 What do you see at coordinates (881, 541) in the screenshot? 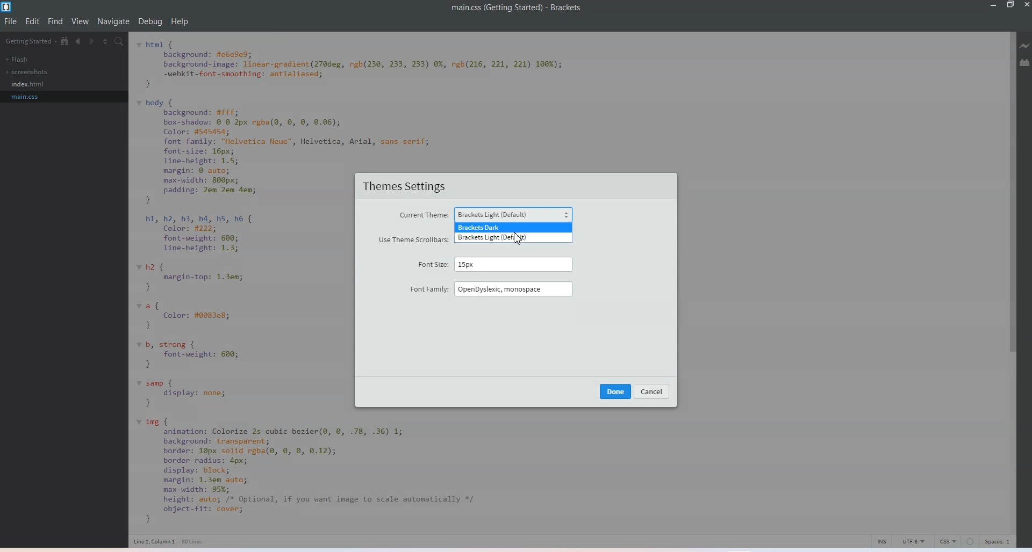
I see `click to toggle cursor` at bounding box center [881, 541].